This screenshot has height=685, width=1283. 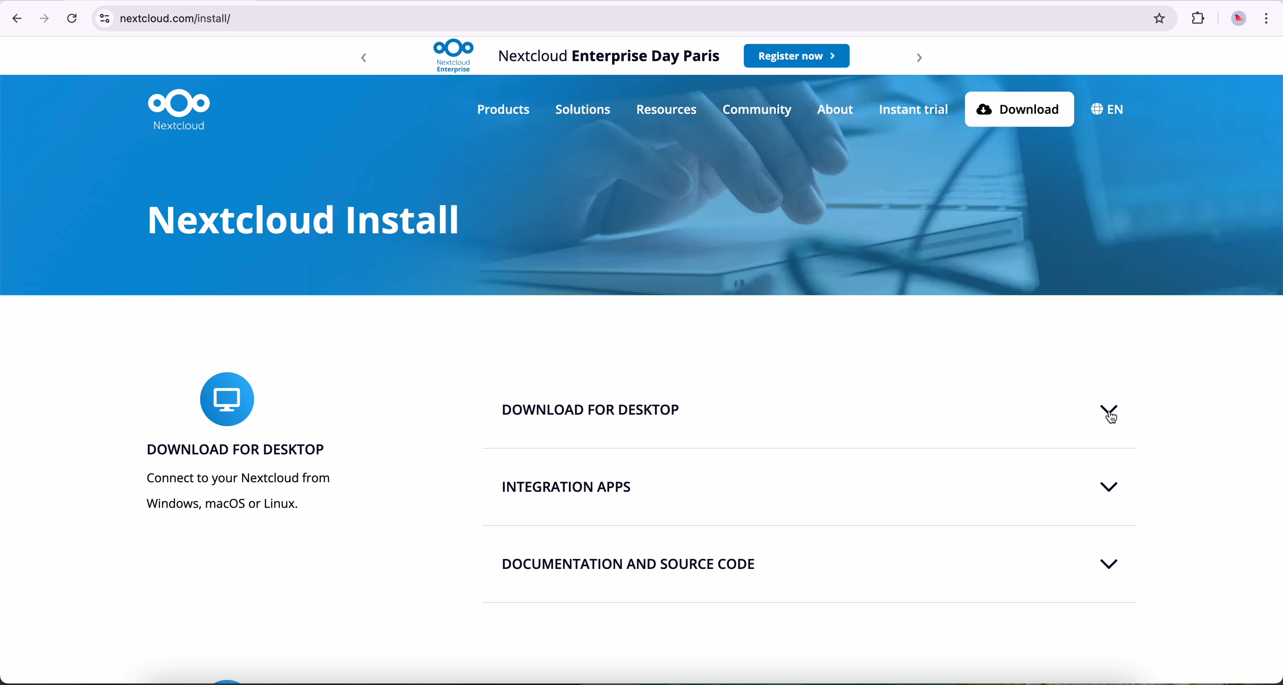 I want to click on refresh the page, so click(x=75, y=19).